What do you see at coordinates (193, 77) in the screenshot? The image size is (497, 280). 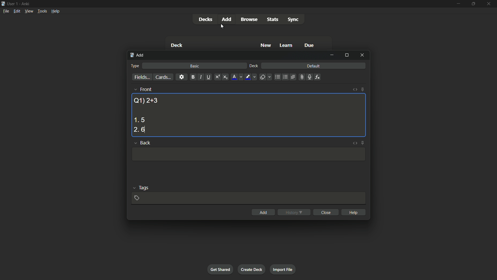 I see `bold` at bounding box center [193, 77].